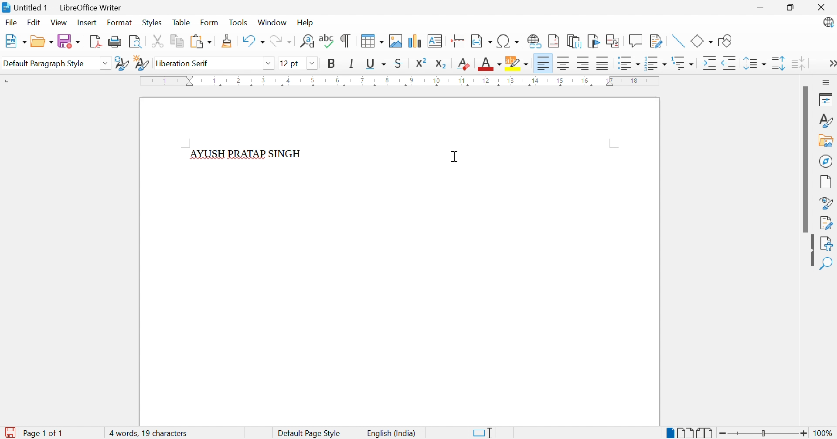 This screenshot has height=439, width=837. Describe the element at coordinates (709, 63) in the screenshot. I see `Increase Indent` at that location.